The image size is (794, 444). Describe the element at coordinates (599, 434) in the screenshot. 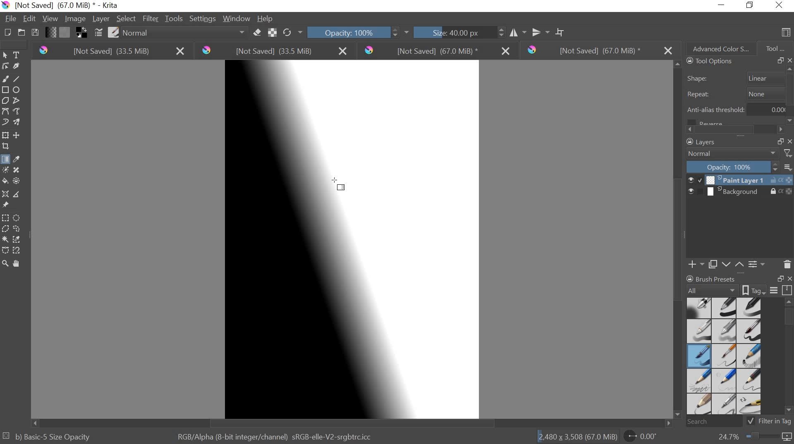

I see `2.480 x 3.508 (33.5 mb) 0.00` at that location.